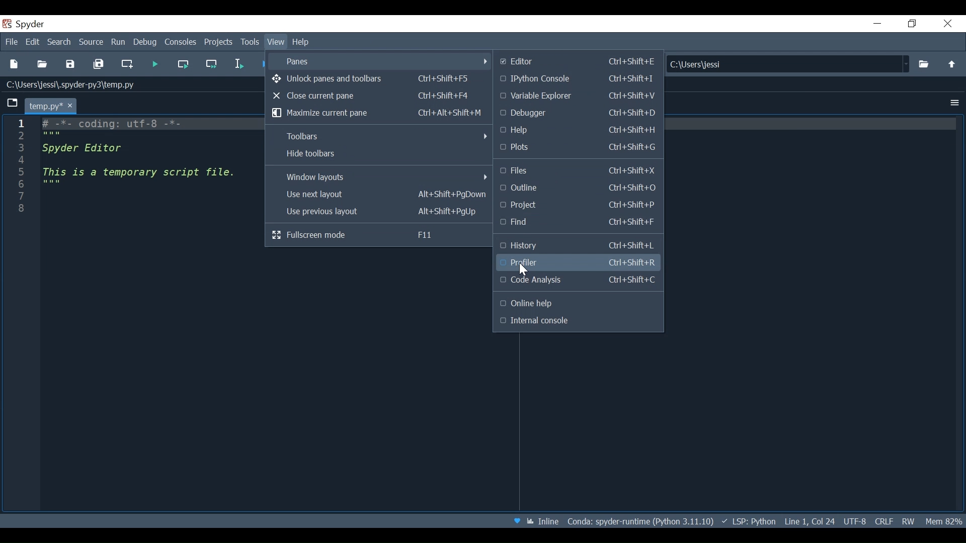 The height and width of the screenshot is (543, 966). Describe the element at coordinates (379, 61) in the screenshot. I see `Panes` at that location.